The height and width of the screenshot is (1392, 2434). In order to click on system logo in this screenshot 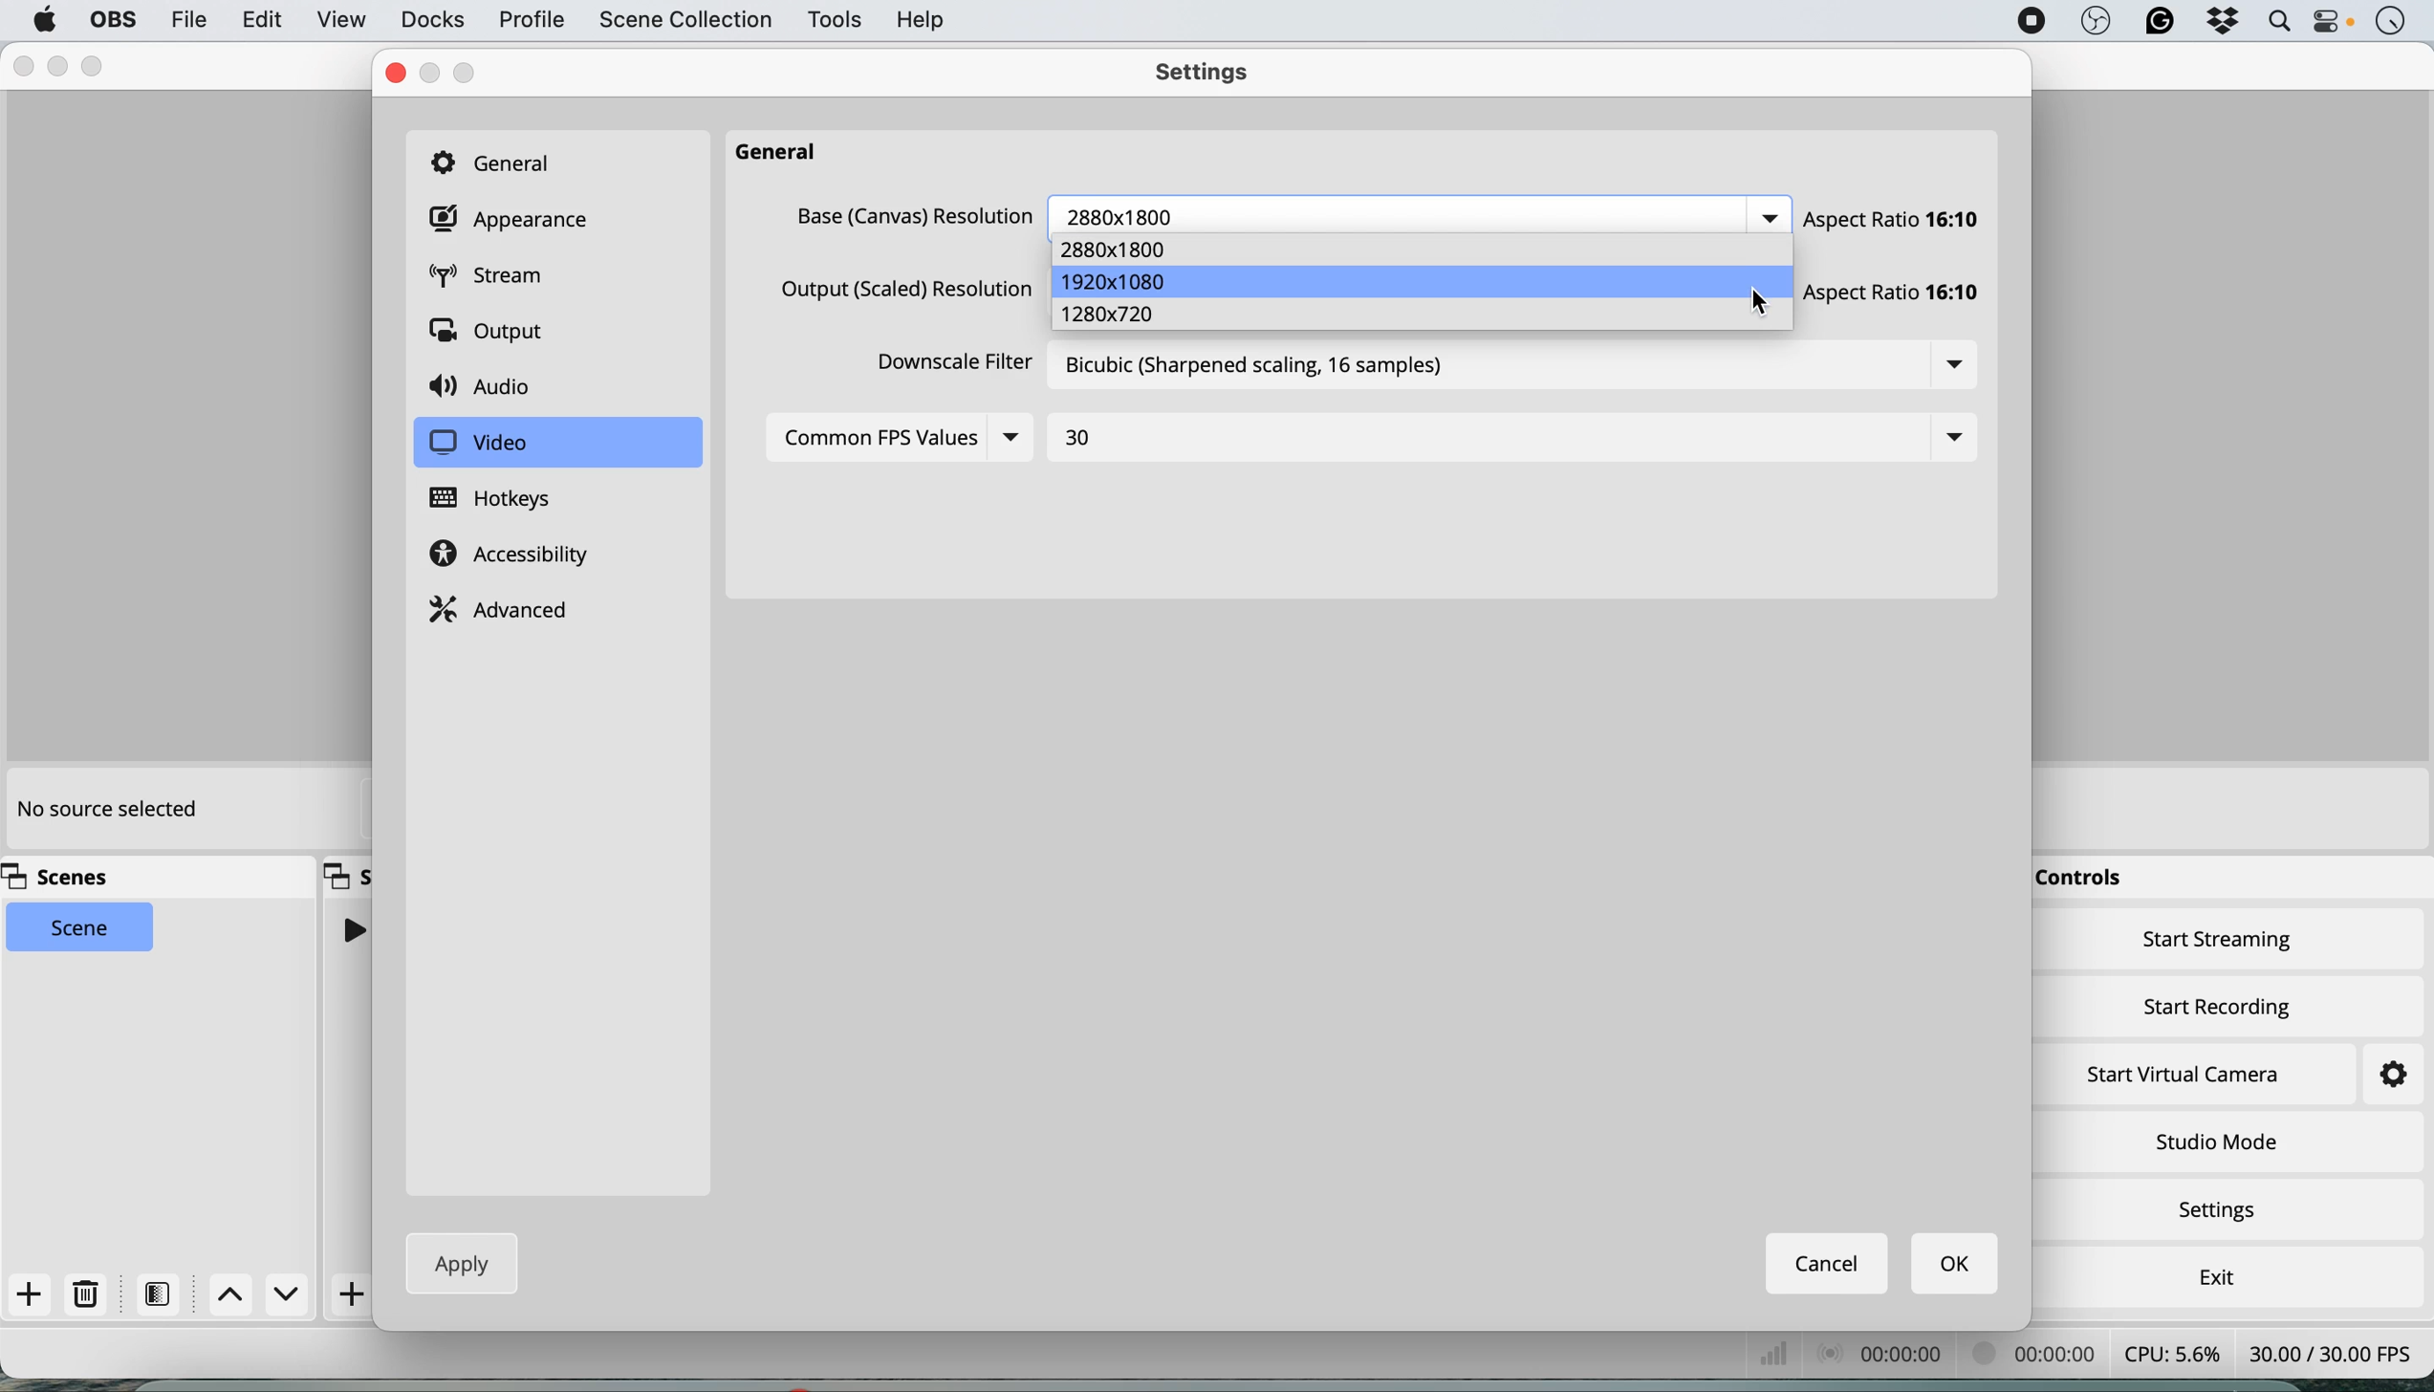, I will do `click(45, 20)`.